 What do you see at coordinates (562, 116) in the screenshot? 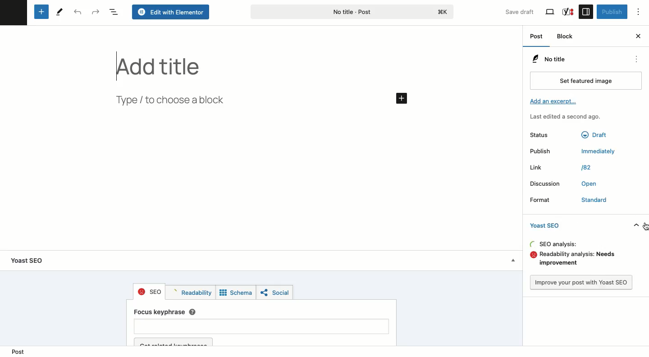
I see `Last edited` at bounding box center [562, 116].